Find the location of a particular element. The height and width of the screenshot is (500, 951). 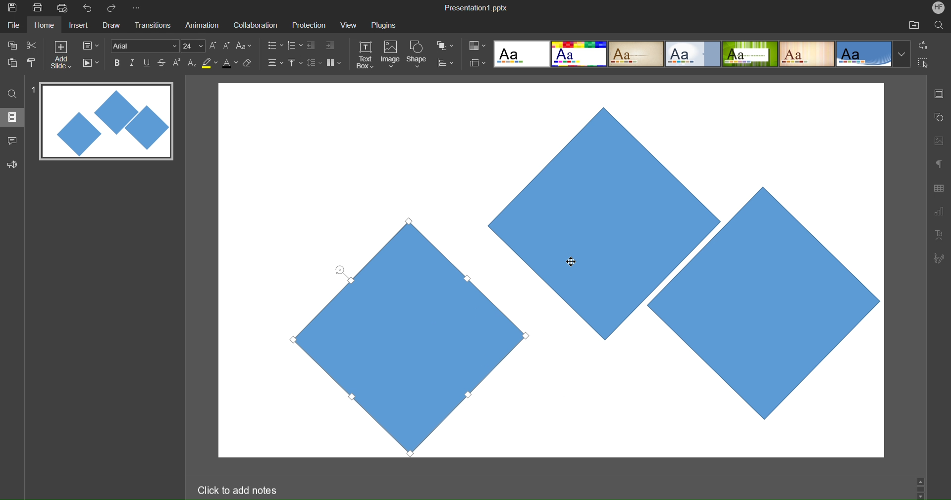

Animation is located at coordinates (201, 25).